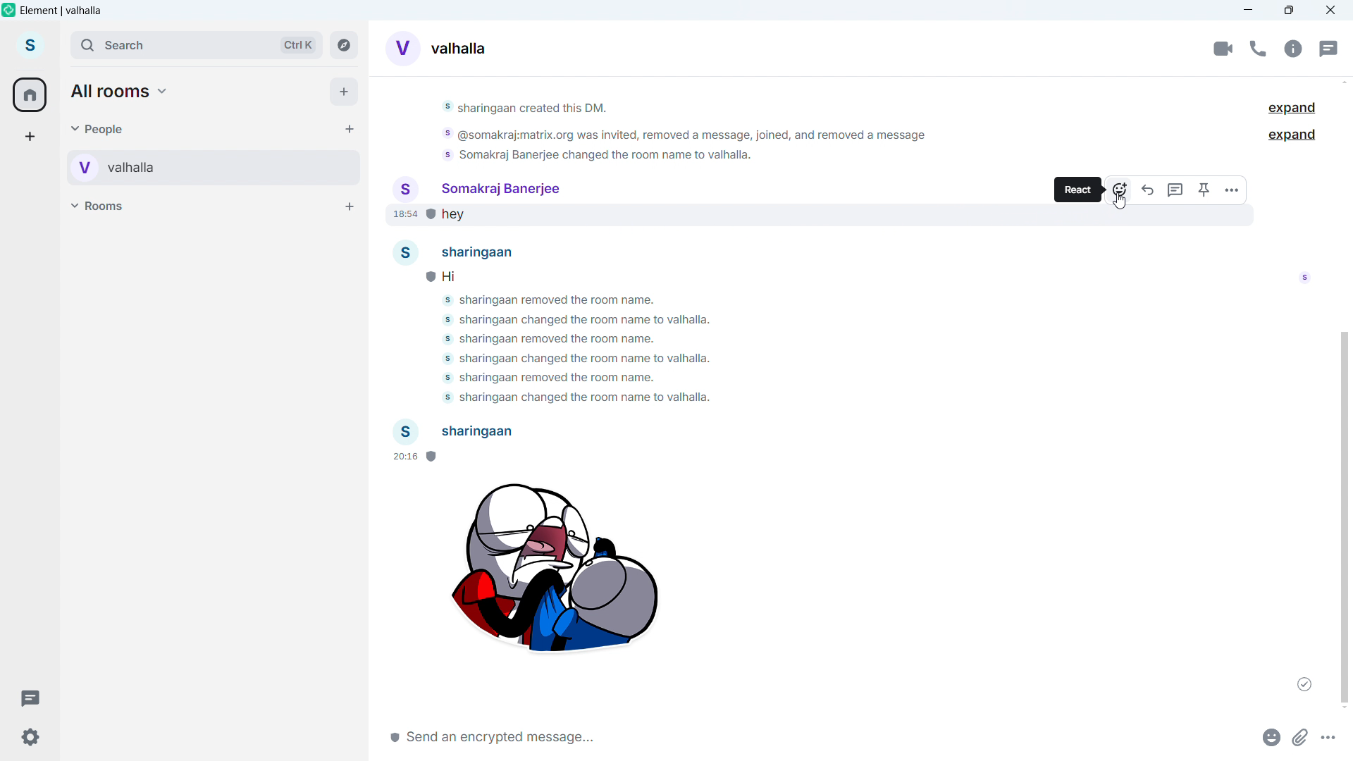 The image size is (1353, 761). I want to click on hey, so click(676, 218).